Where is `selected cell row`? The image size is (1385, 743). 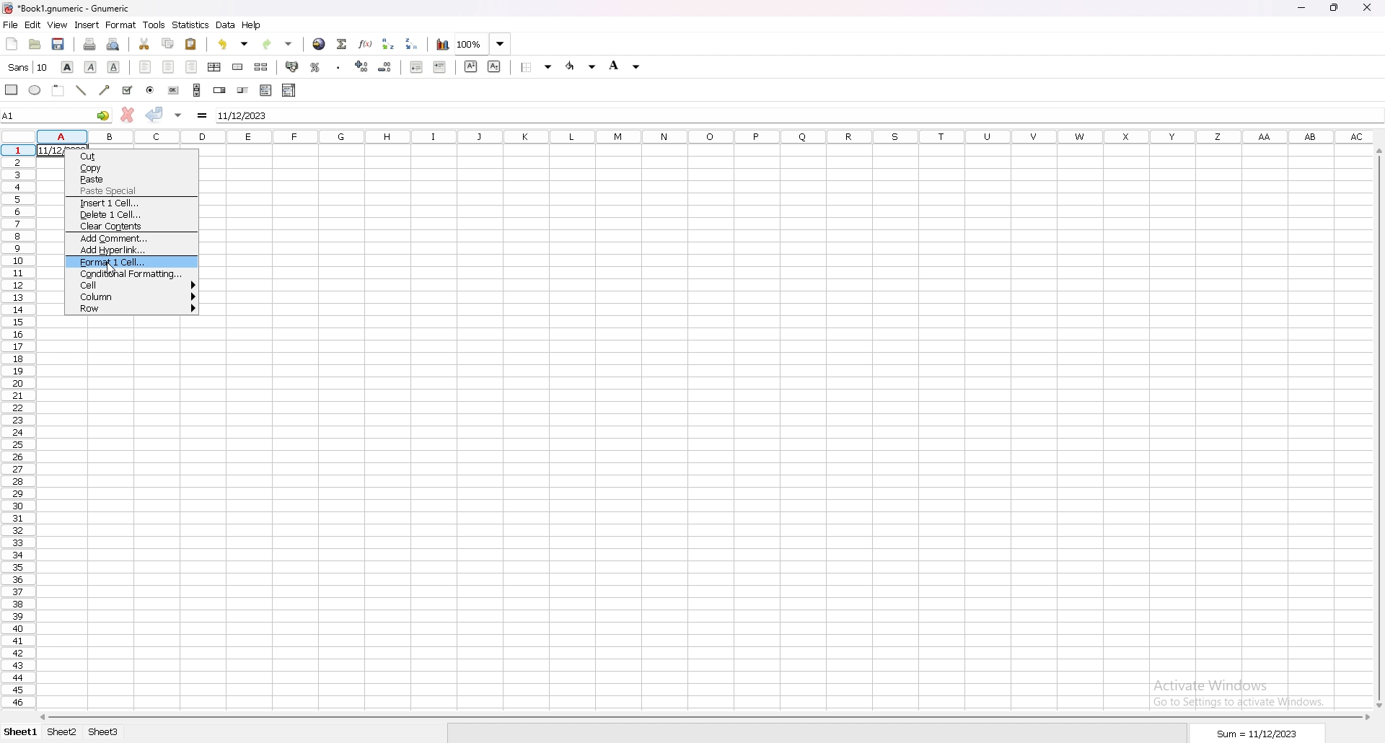
selected cell row is located at coordinates (18, 426).